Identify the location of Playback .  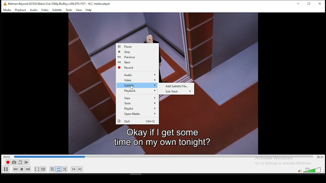
(138, 91).